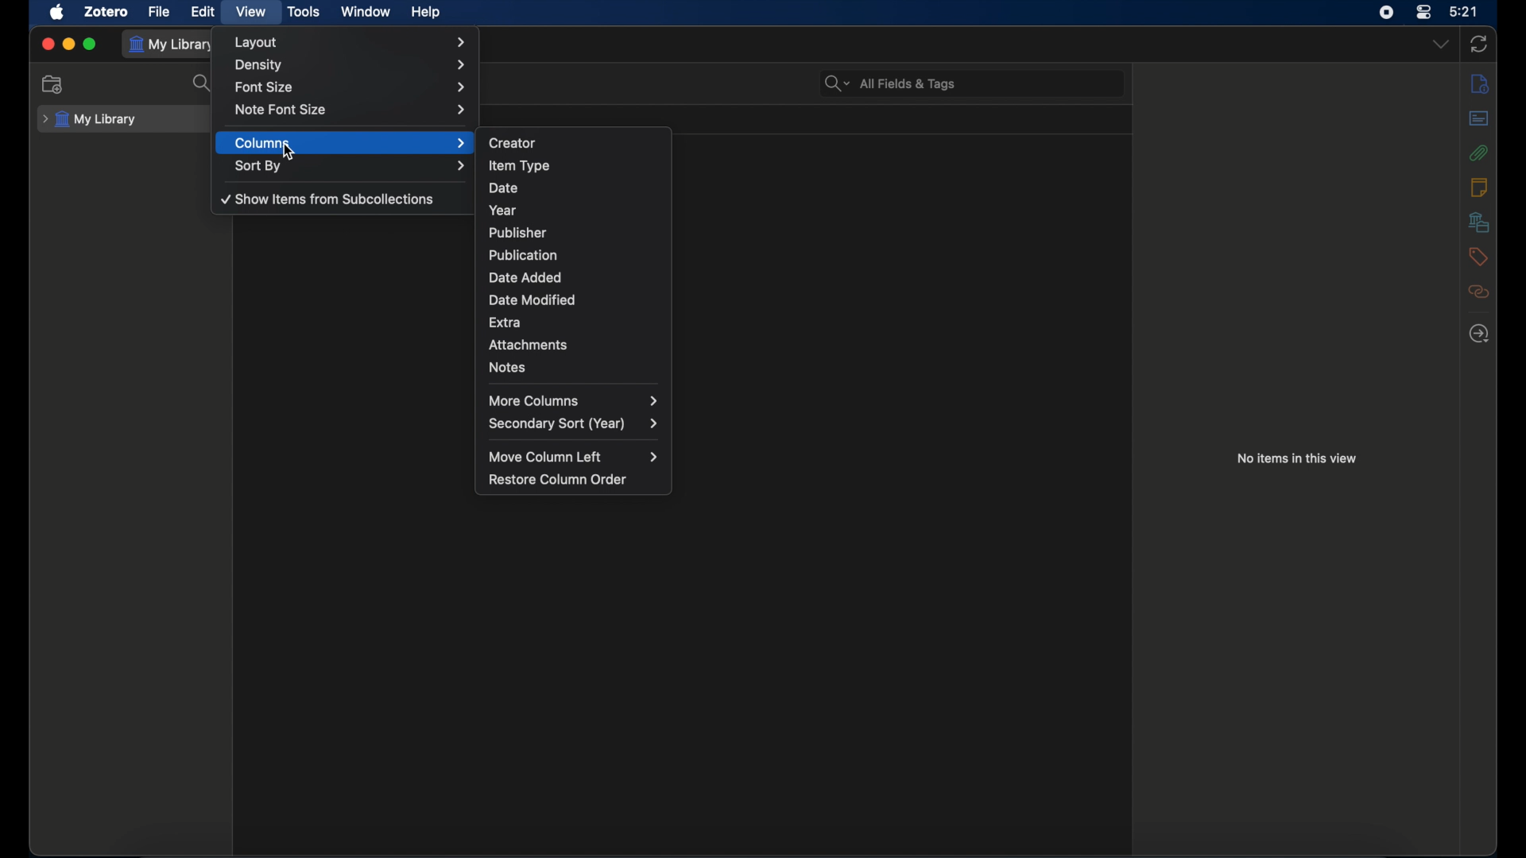 This screenshot has height=858, width=1526. What do you see at coordinates (574, 424) in the screenshot?
I see `secondary sort` at bounding box center [574, 424].